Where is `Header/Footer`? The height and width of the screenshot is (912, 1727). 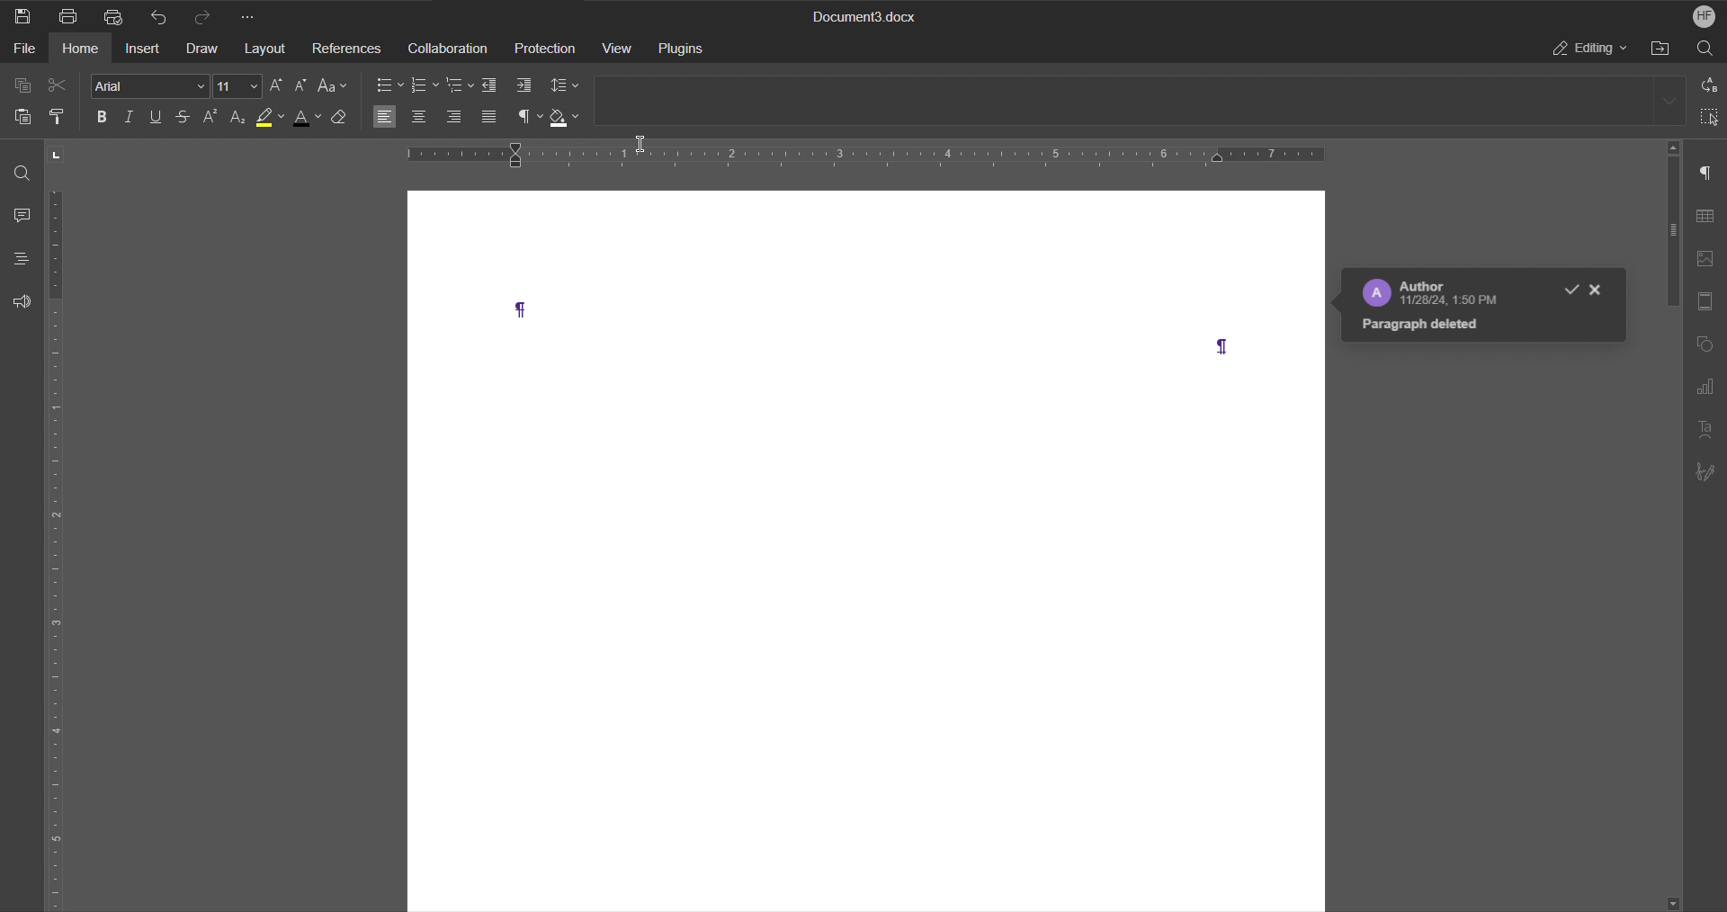 Header/Footer is located at coordinates (1707, 299).